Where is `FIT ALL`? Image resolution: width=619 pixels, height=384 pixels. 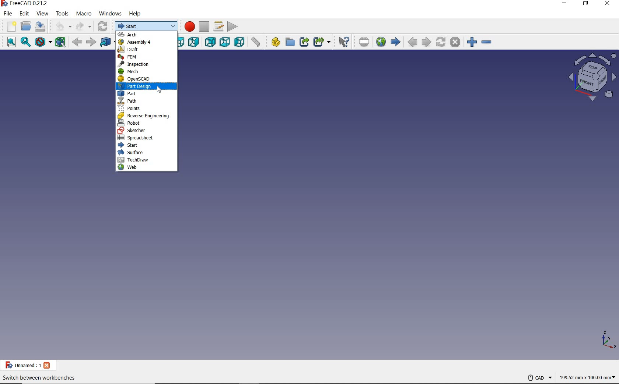 FIT ALL is located at coordinates (8, 43).